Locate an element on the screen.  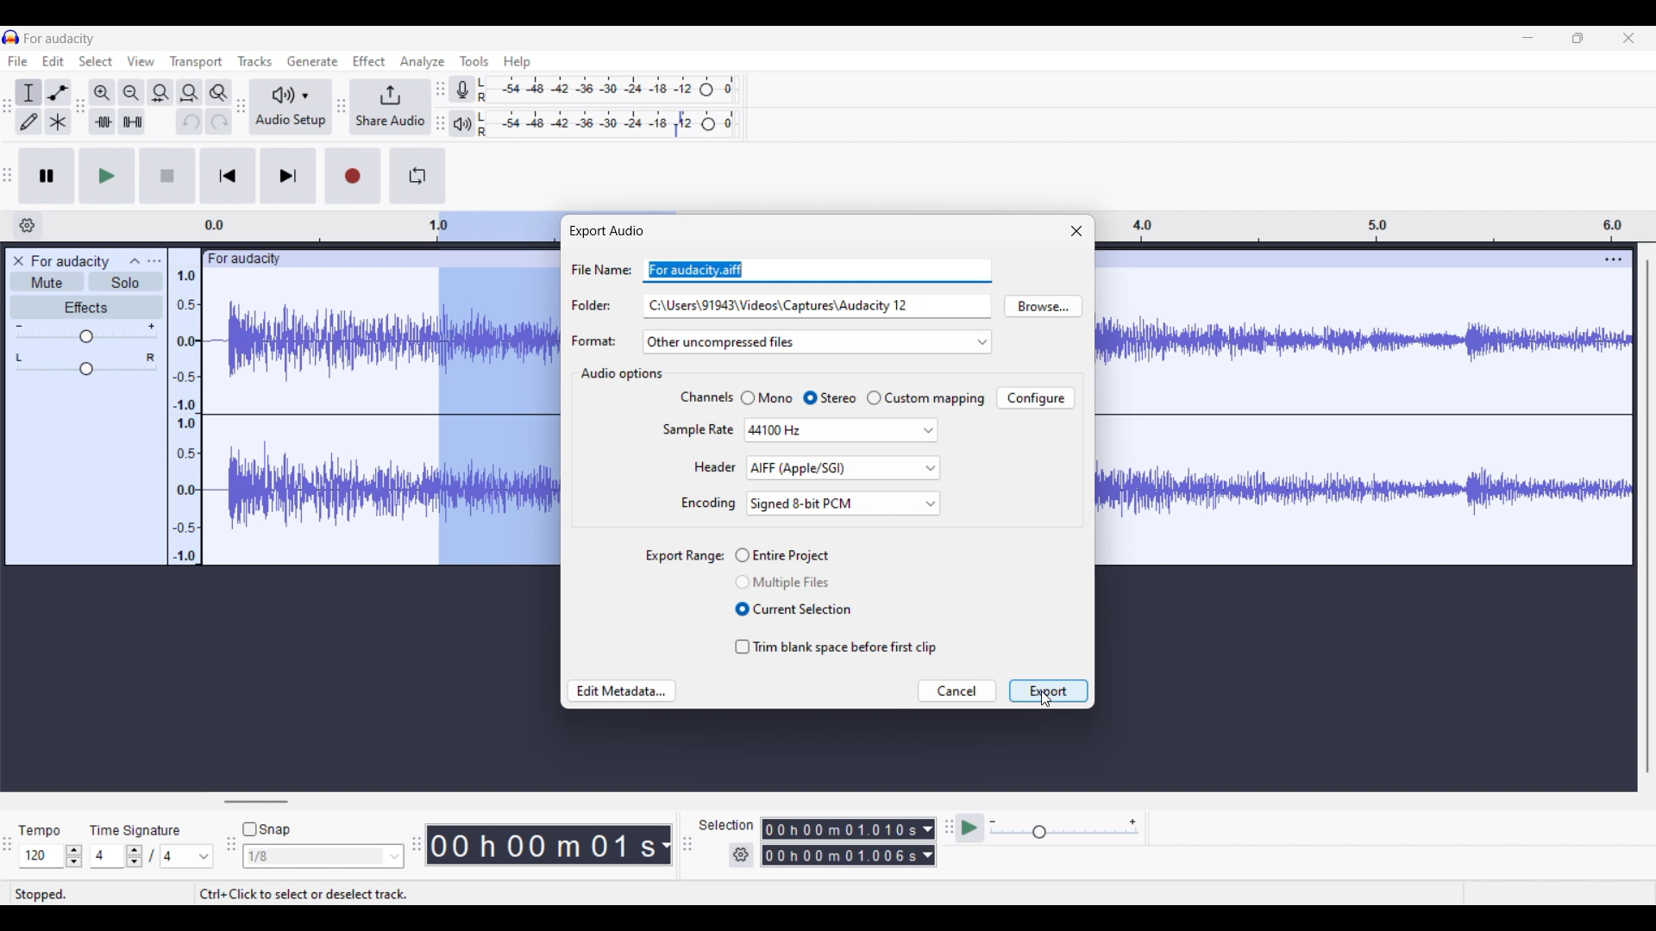
C:\Users\91943\Videos\Captures\Audacity -13 is located at coordinates (785, 307).